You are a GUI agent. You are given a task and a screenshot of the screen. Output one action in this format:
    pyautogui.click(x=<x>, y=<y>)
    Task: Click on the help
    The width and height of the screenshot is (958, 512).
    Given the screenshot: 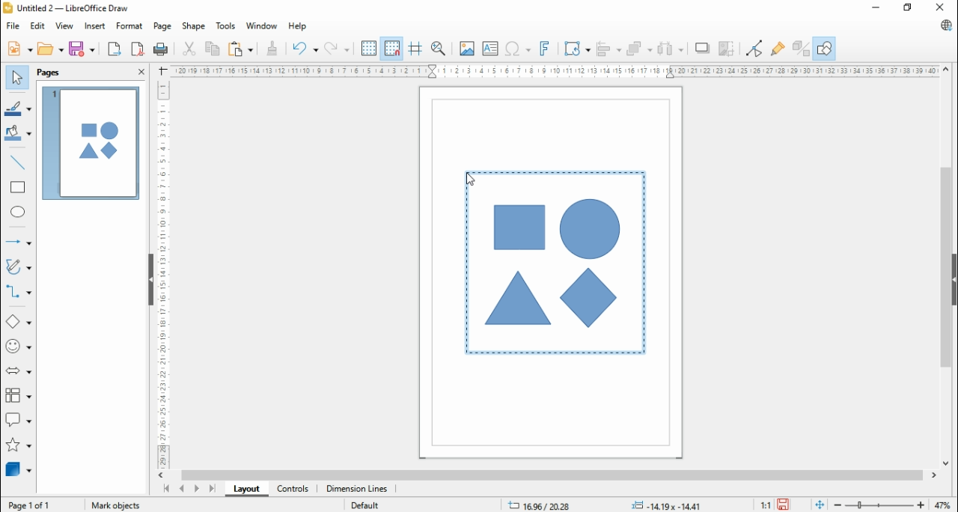 What is the action you would take?
    pyautogui.click(x=297, y=27)
    